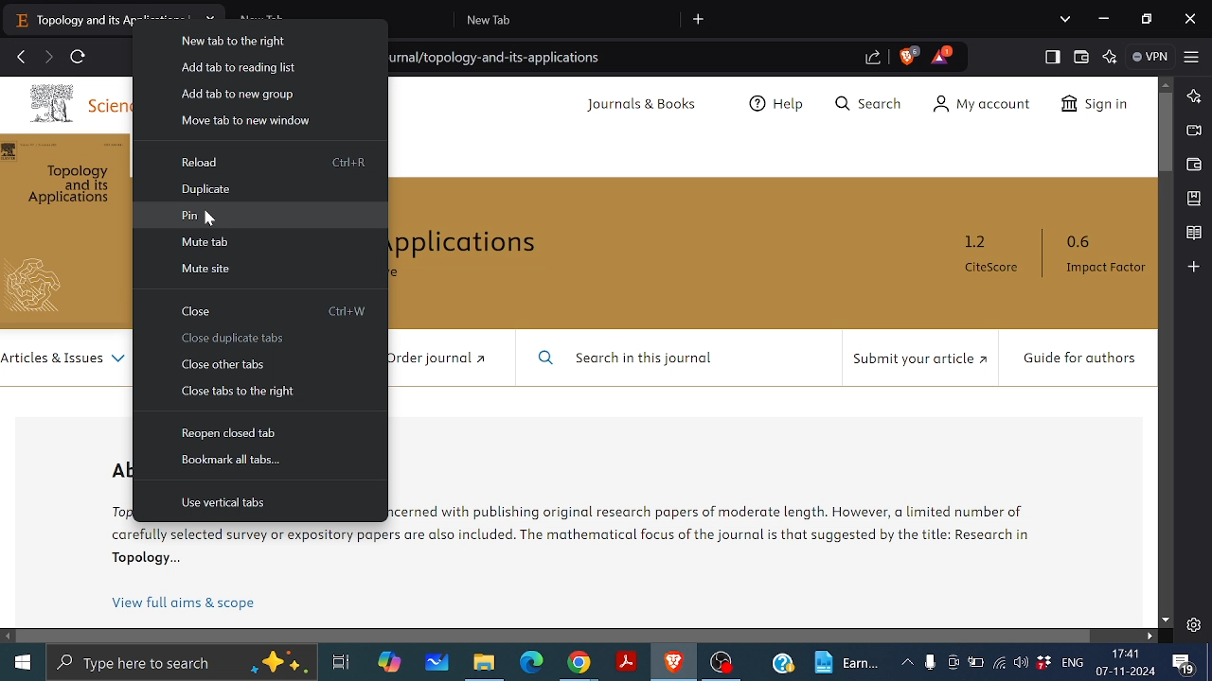  I want to click on Customize and controll brave, so click(1192, 58).